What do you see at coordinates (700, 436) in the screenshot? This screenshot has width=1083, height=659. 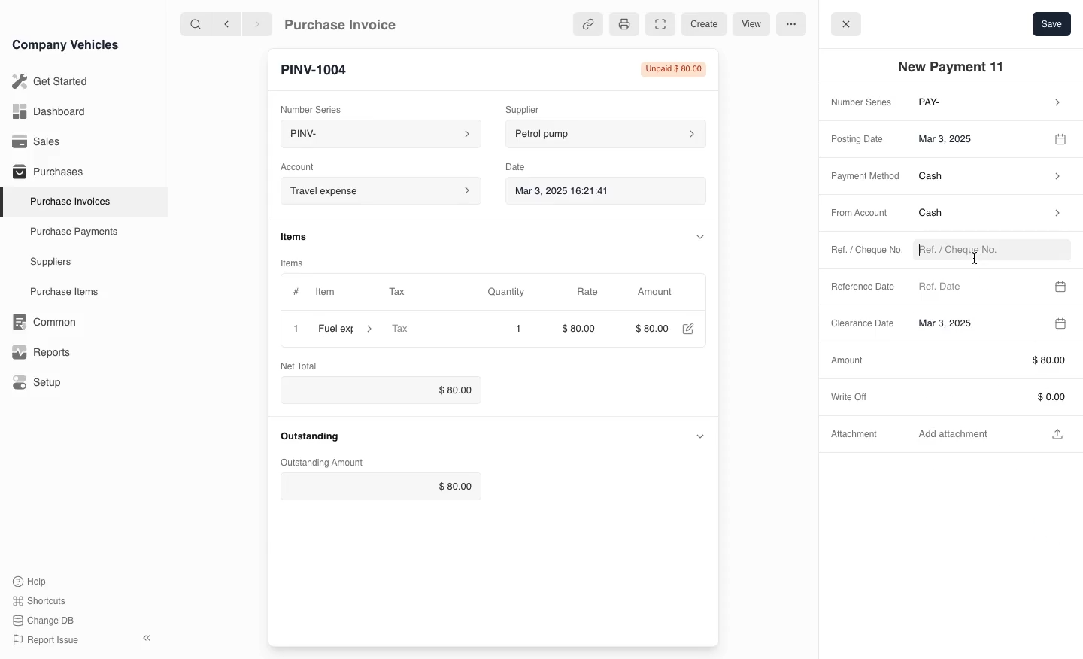 I see `expand` at bounding box center [700, 436].